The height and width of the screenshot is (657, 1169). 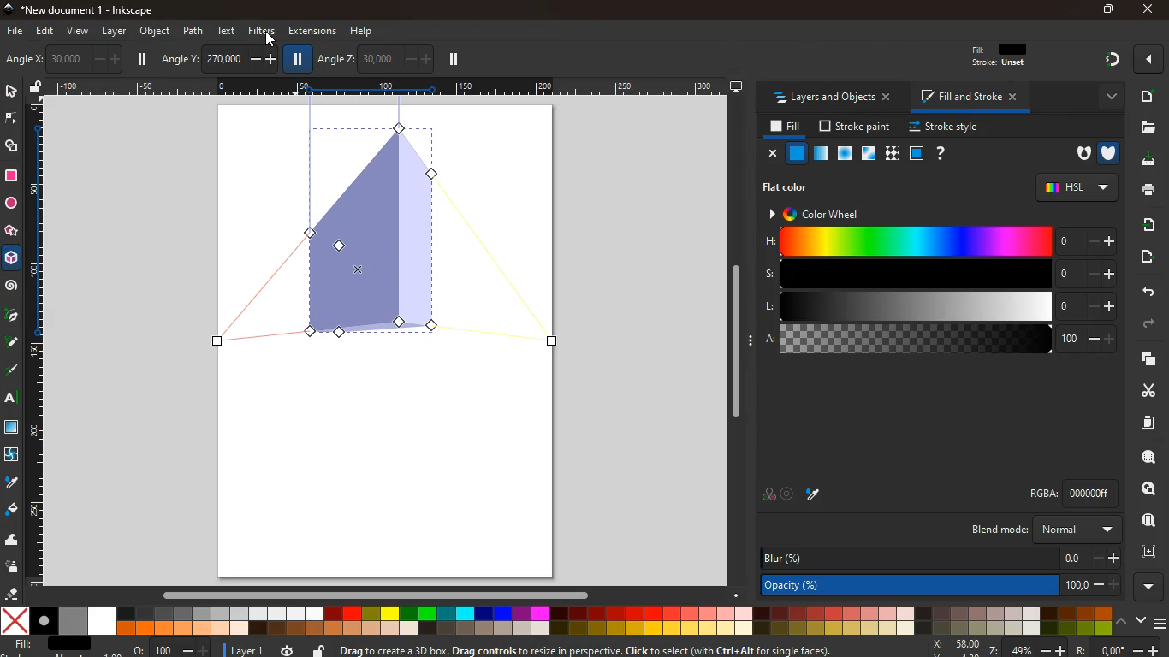 What do you see at coordinates (1143, 521) in the screenshot?
I see `use` at bounding box center [1143, 521].